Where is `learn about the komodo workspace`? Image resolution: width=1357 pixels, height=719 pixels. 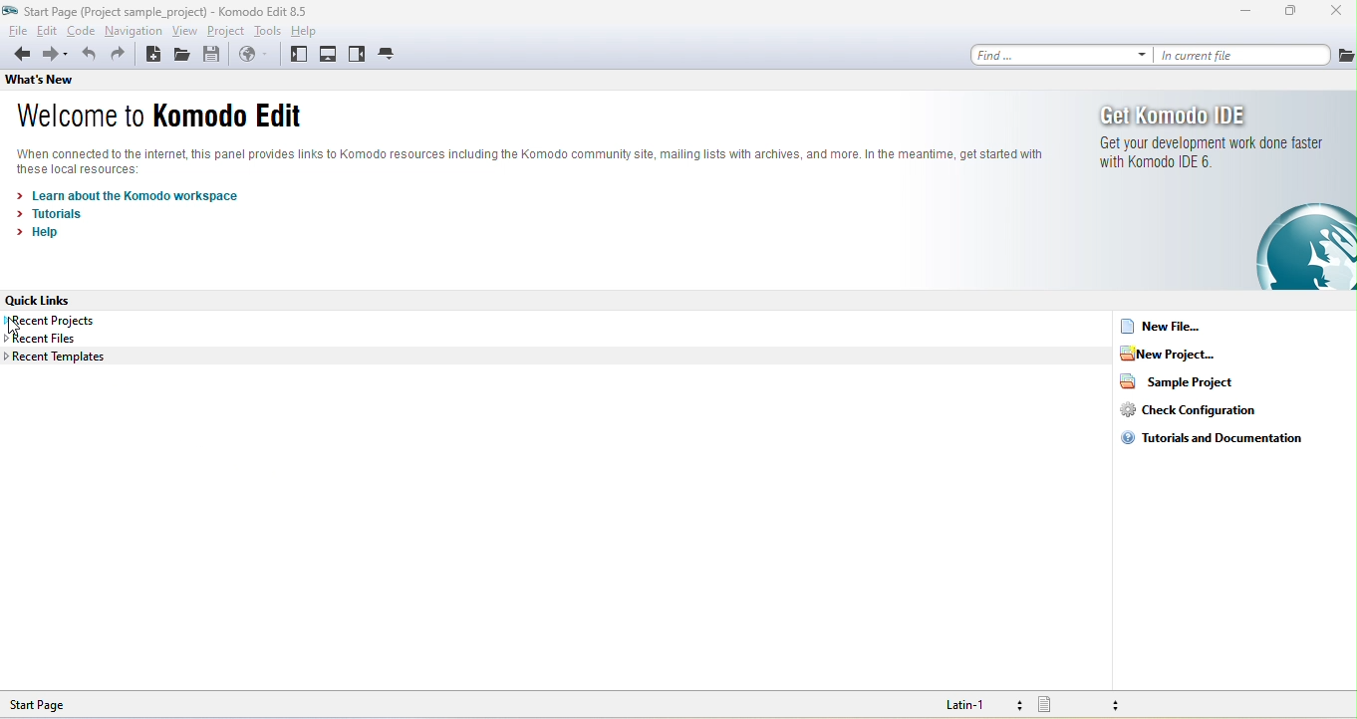 learn about the komodo workspace is located at coordinates (145, 195).